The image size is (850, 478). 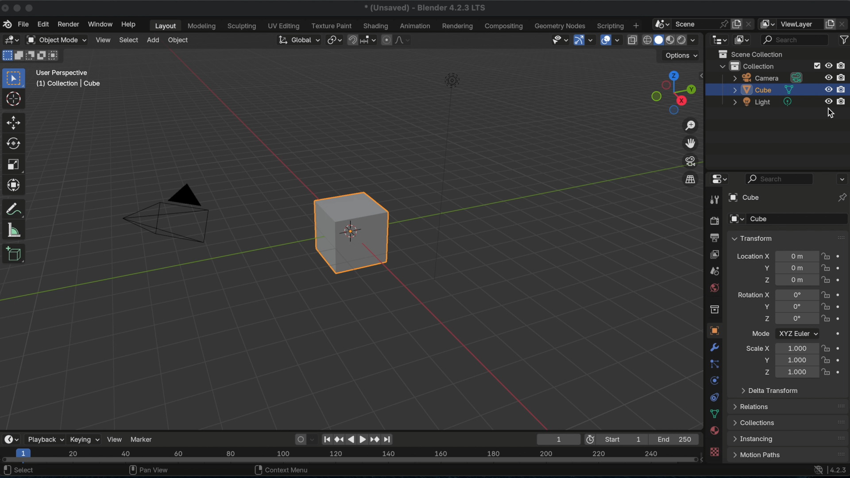 I want to click on collection, so click(x=746, y=66).